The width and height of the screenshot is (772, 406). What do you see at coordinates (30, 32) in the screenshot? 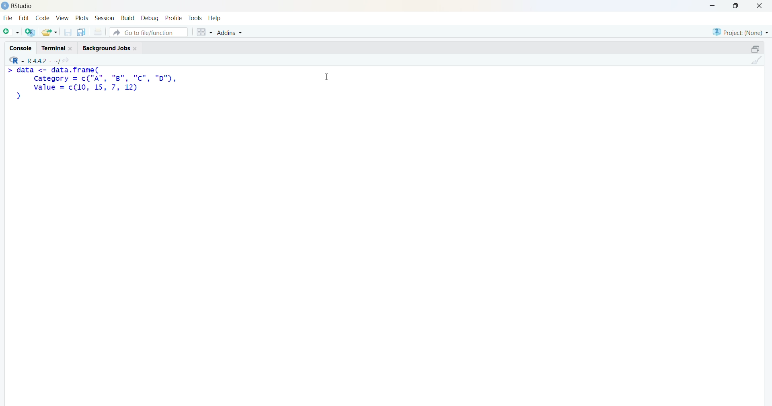
I see `create a project` at bounding box center [30, 32].